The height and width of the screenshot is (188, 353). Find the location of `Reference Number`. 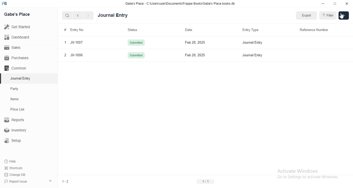

Reference Number is located at coordinates (315, 30).